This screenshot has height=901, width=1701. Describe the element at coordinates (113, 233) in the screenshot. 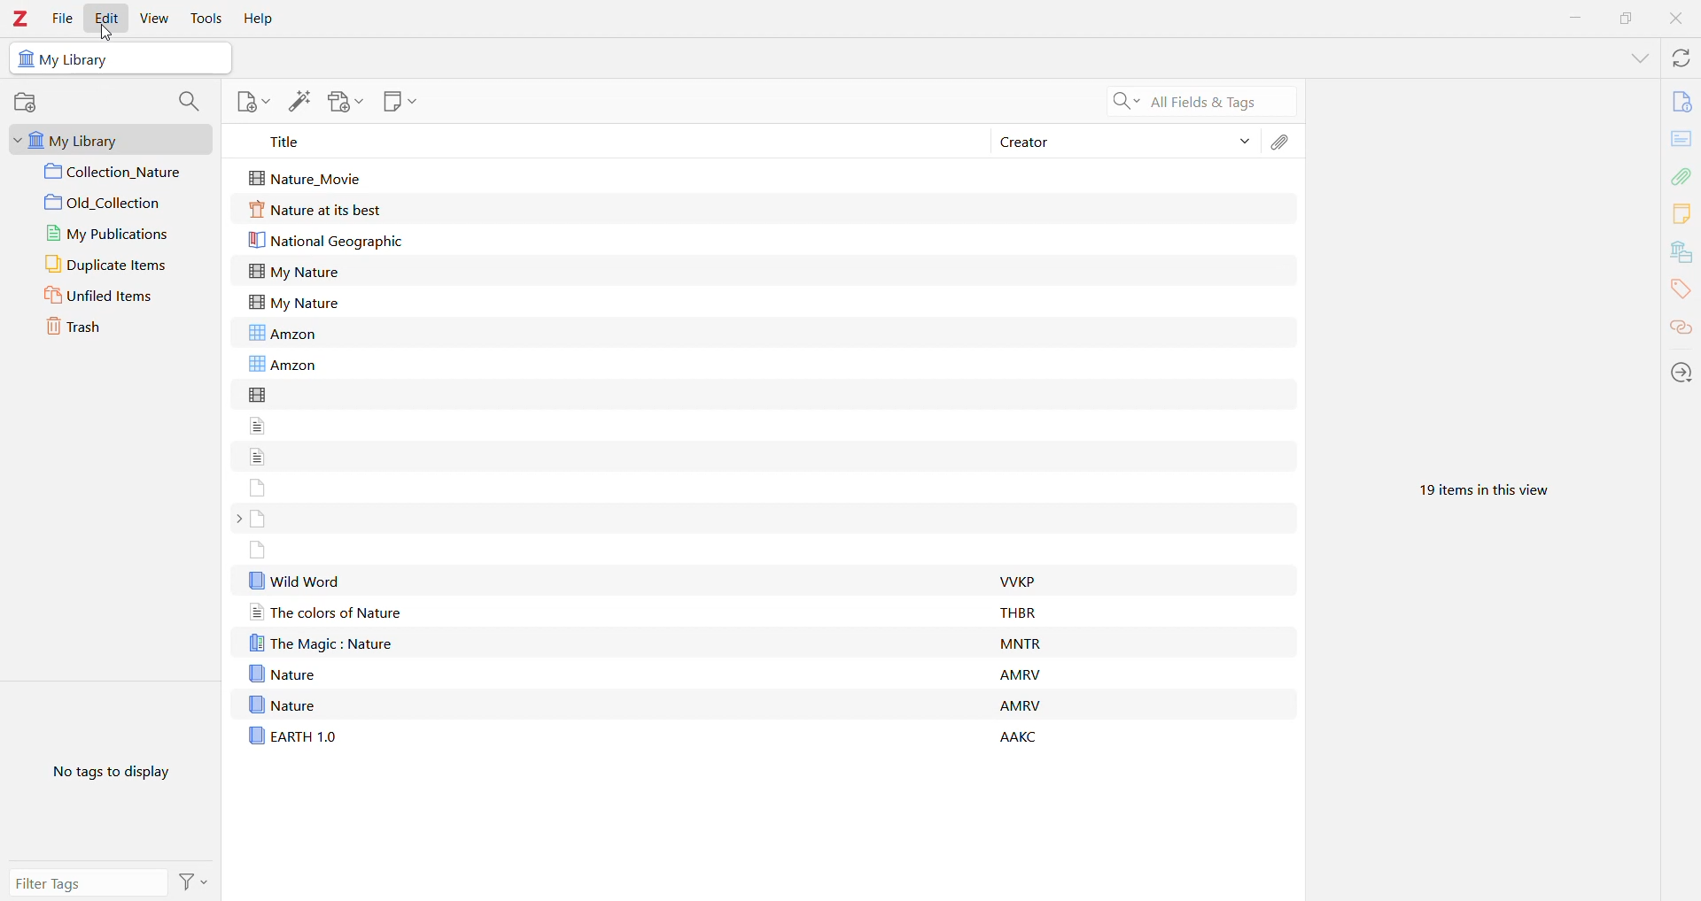

I see `My Publications` at that location.